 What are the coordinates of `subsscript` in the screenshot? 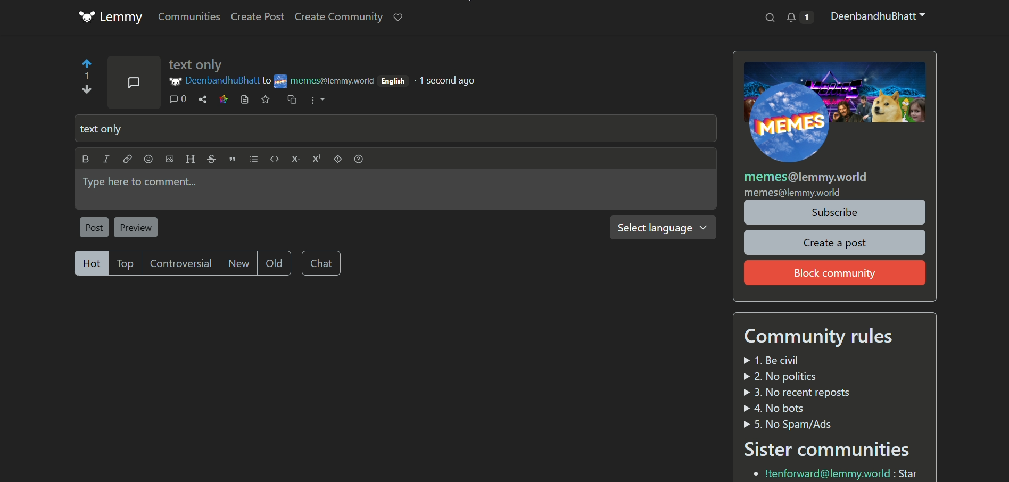 It's located at (295, 159).